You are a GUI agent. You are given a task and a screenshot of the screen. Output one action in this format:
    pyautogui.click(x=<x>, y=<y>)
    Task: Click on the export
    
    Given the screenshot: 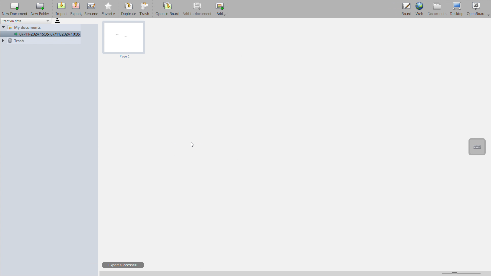 What is the action you would take?
    pyautogui.click(x=76, y=9)
    